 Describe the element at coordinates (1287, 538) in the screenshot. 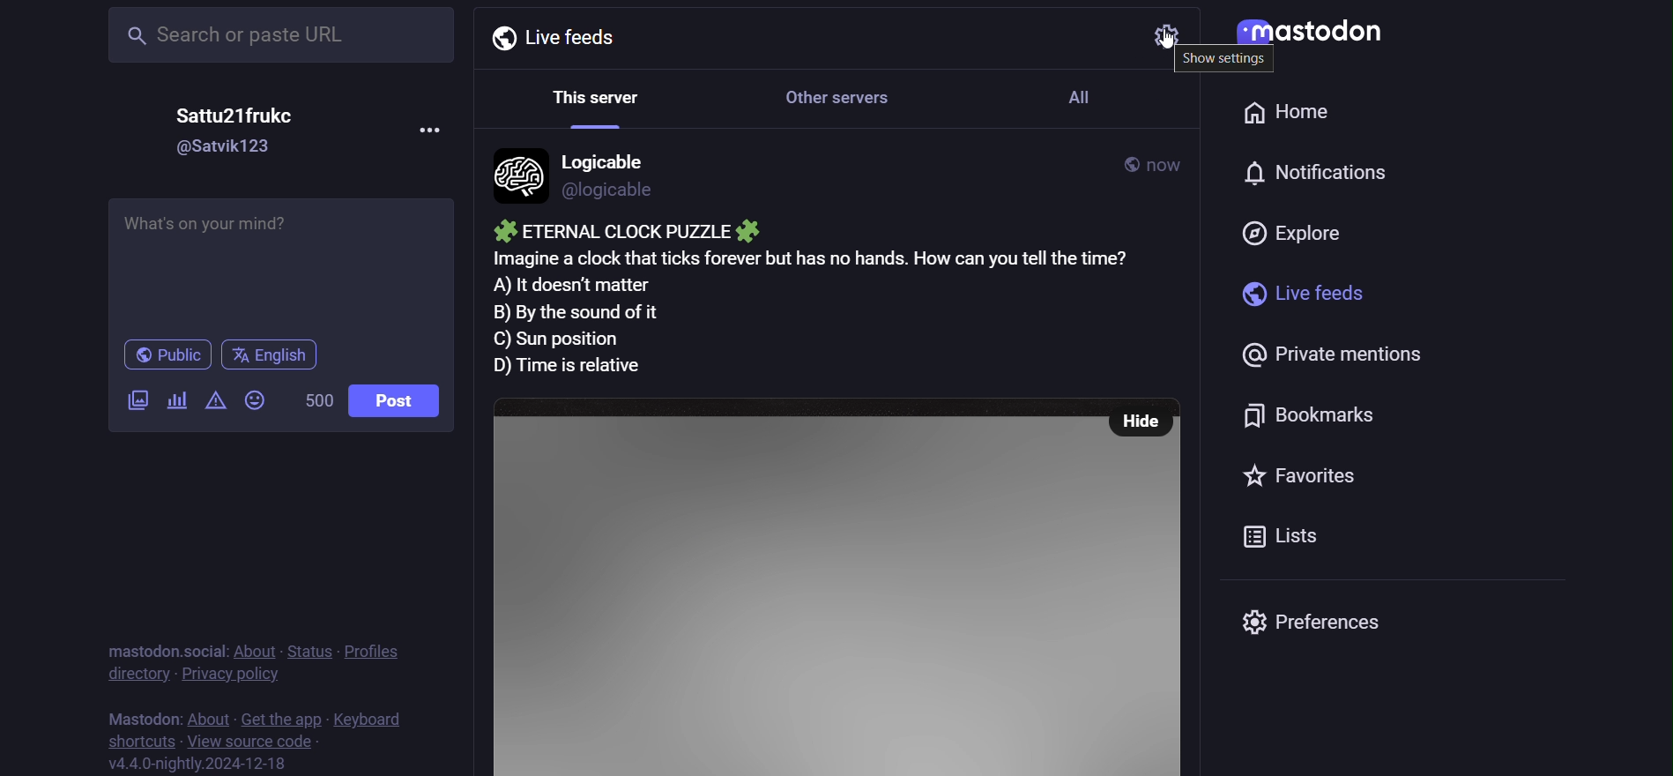

I see `list` at that location.